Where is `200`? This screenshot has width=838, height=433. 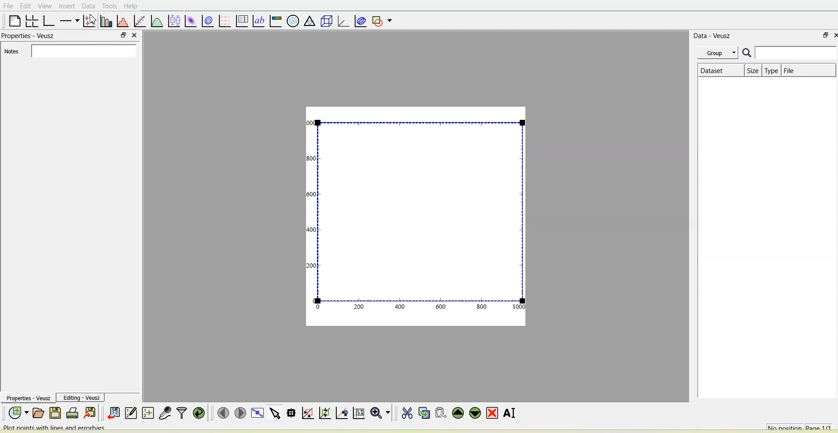 200 is located at coordinates (312, 265).